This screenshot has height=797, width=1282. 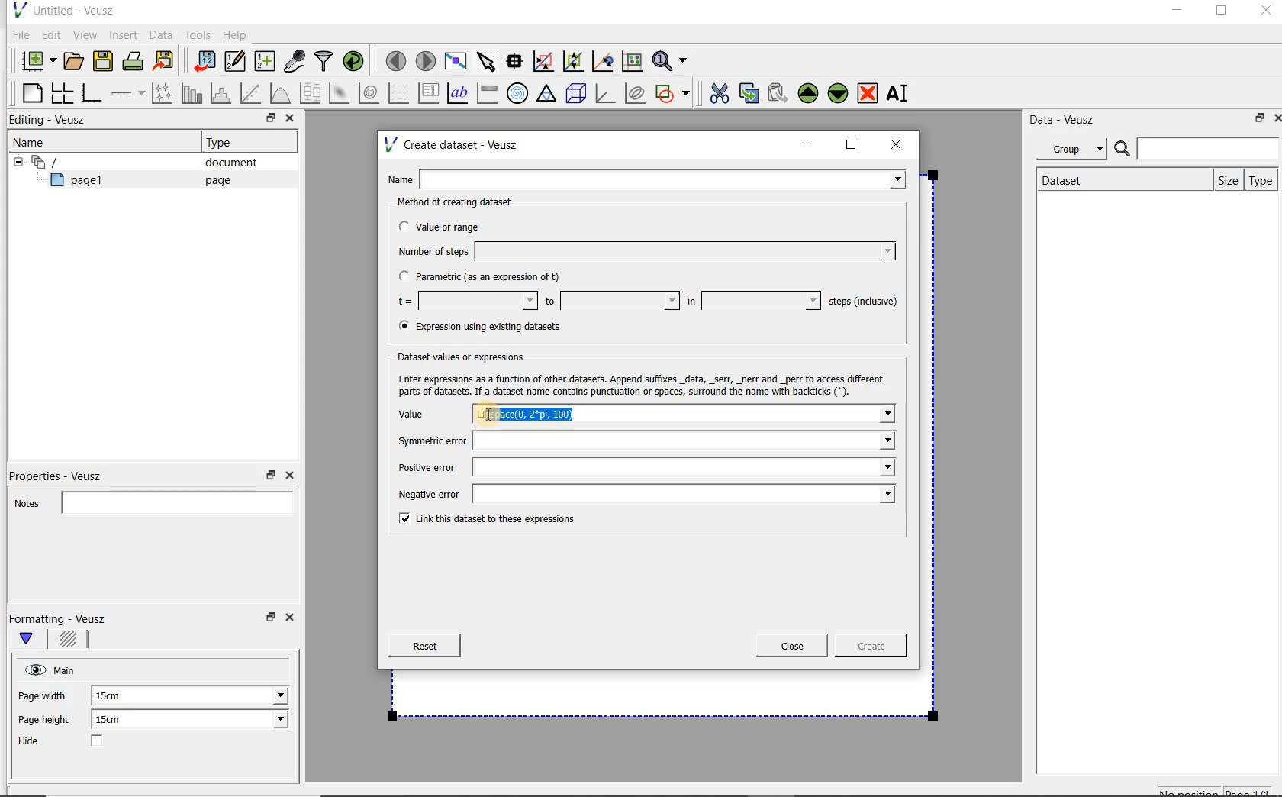 What do you see at coordinates (50, 34) in the screenshot?
I see `Edit` at bounding box center [50, 34].